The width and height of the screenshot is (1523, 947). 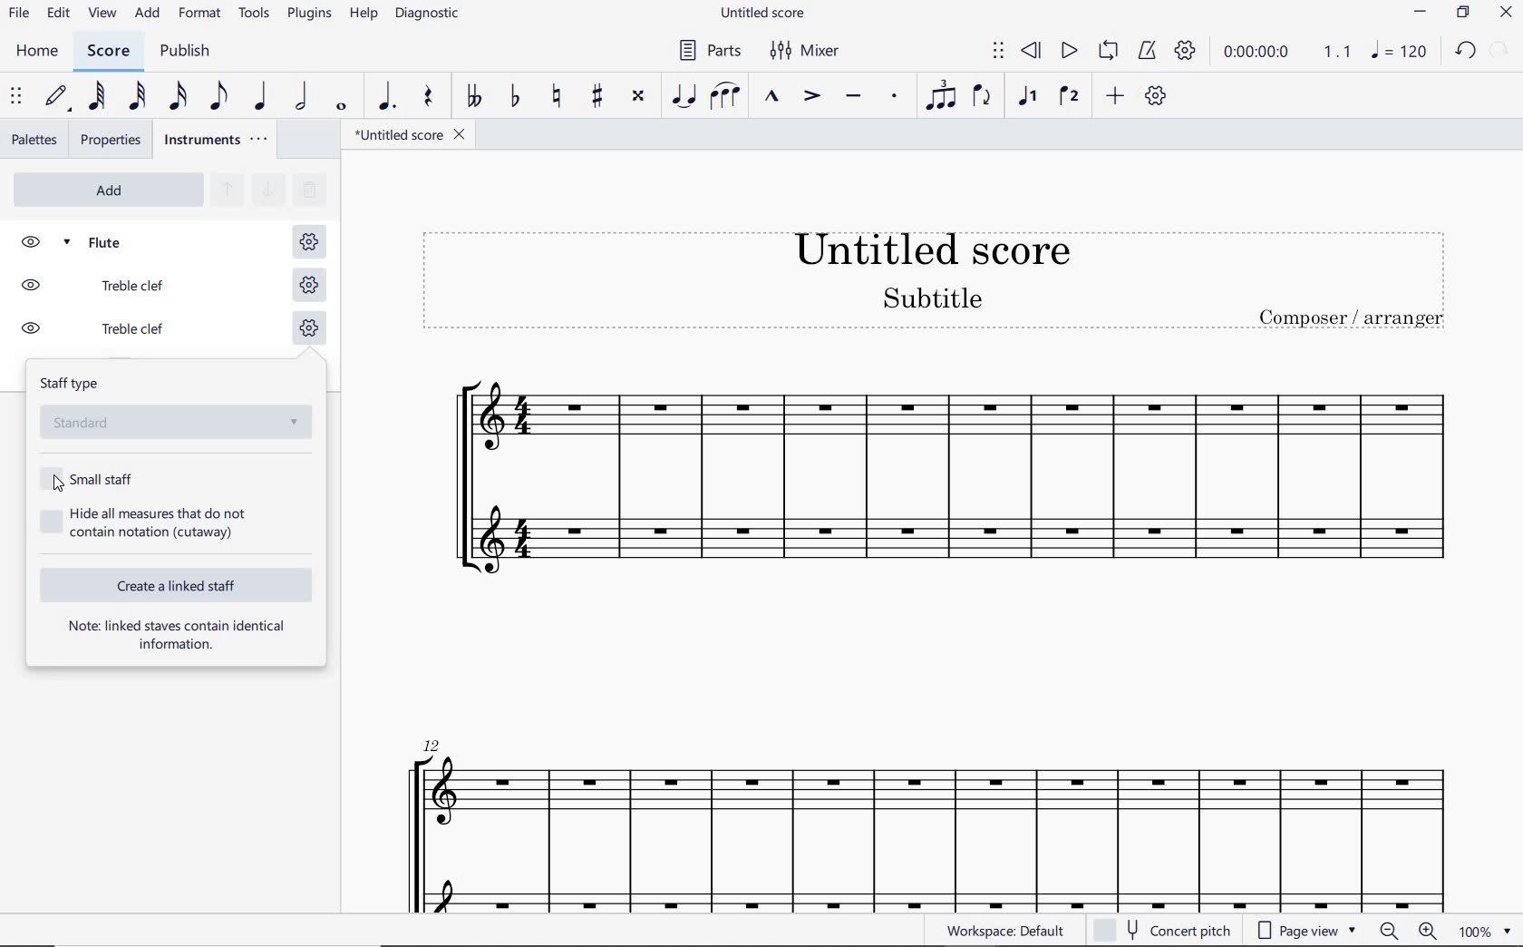 What do you see at coordinates (1116, 96) in the screenshot?
I see `ADD` at bounding box center [1116, 96].